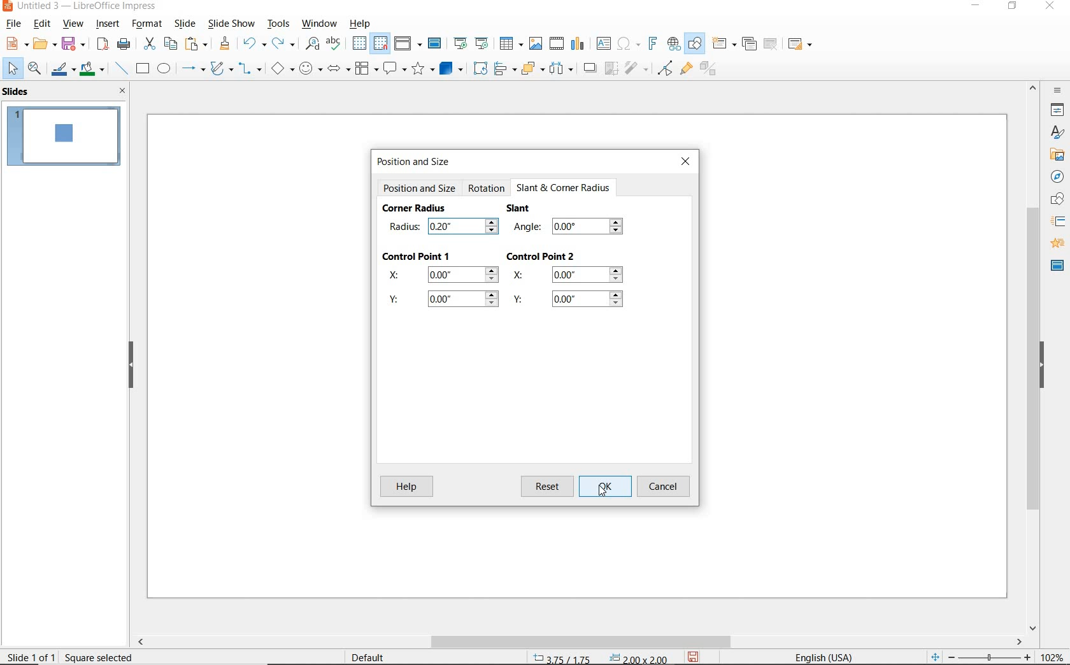  I want to click on insert hyperlink, so click(673, 43).